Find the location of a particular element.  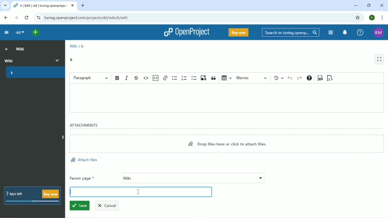

Account is located at coordinates (378, 32).